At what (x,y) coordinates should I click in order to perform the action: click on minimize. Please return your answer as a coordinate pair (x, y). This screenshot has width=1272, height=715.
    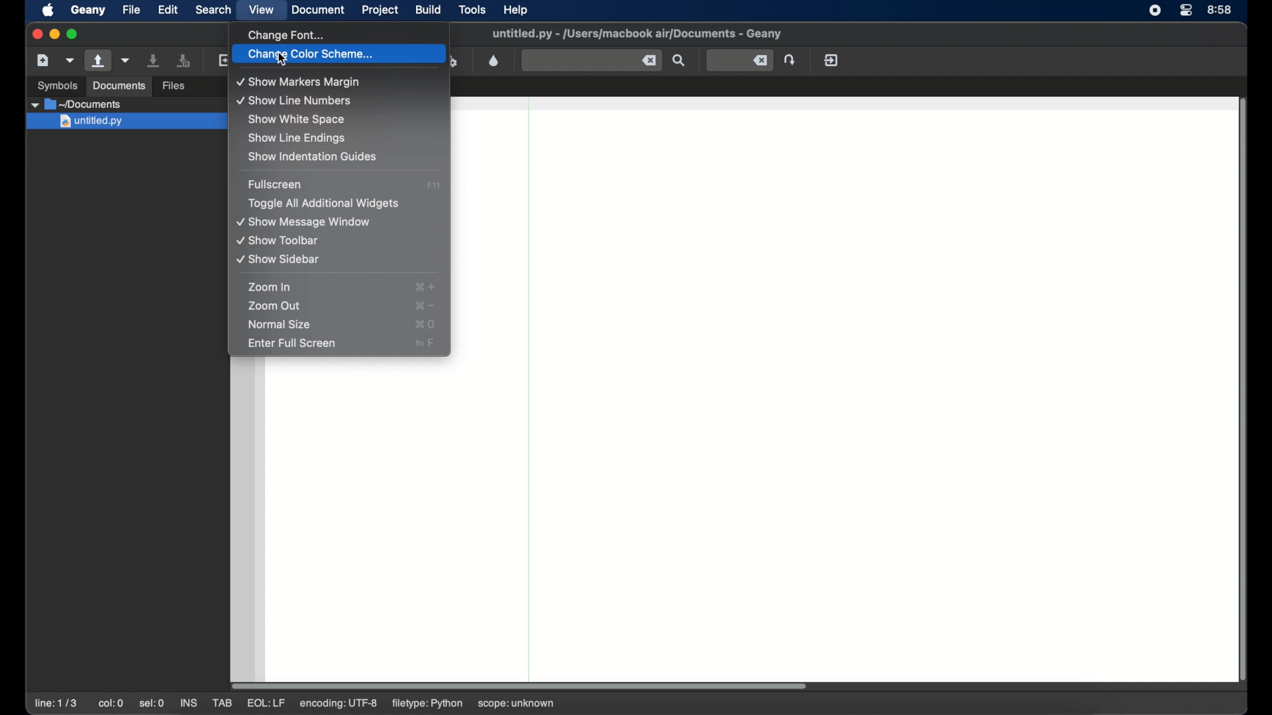
    Looking at the image, I should click on (54, 34).